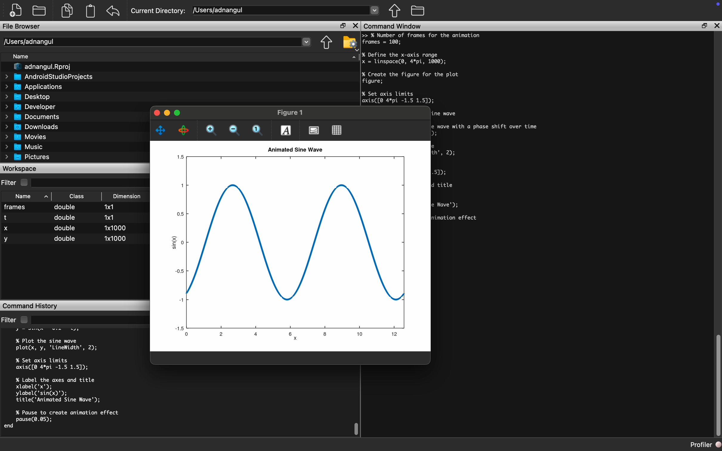 This screenshot has width=722, height=451. Describe the element at coordinates (178, 112) in the screenshot. I see `Close` at that location.